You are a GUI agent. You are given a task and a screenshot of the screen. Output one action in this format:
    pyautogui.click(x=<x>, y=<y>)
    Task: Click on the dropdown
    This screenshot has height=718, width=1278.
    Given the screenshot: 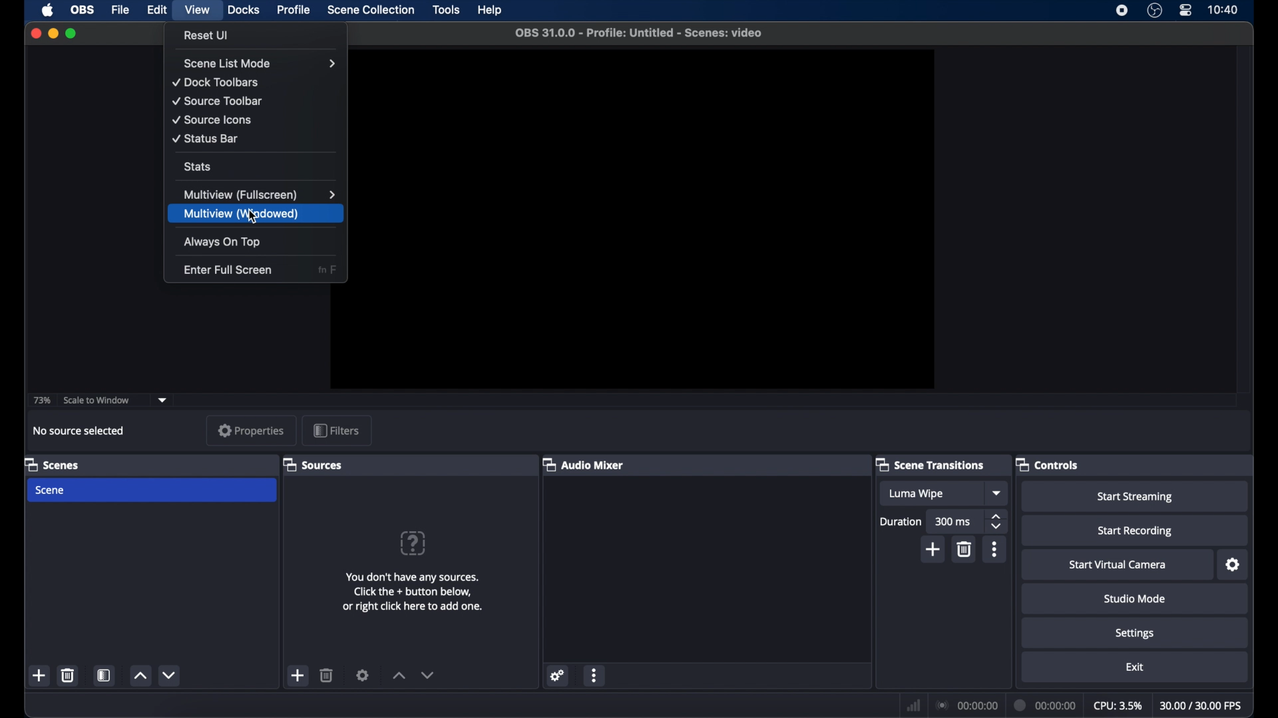 What is the action you would take?
    pyautogui.click(x=997, y=494)
    